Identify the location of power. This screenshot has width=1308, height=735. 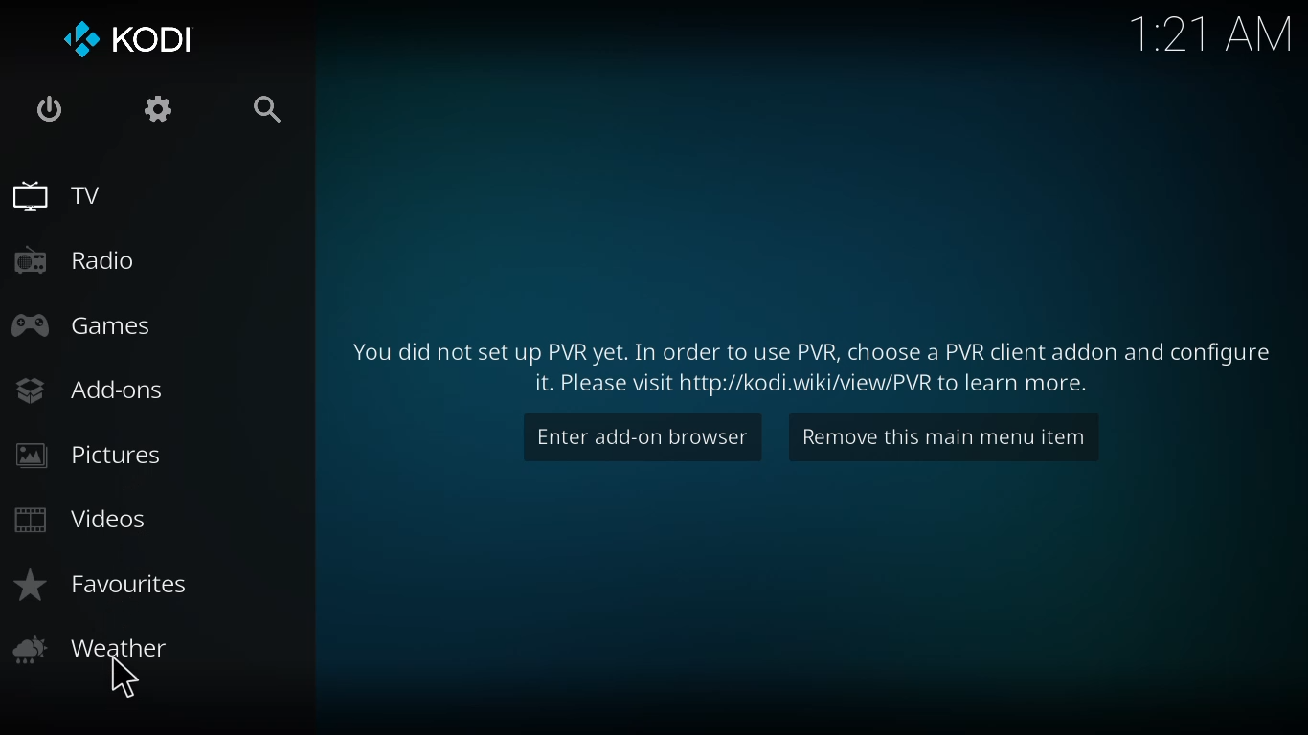
(45, 109).